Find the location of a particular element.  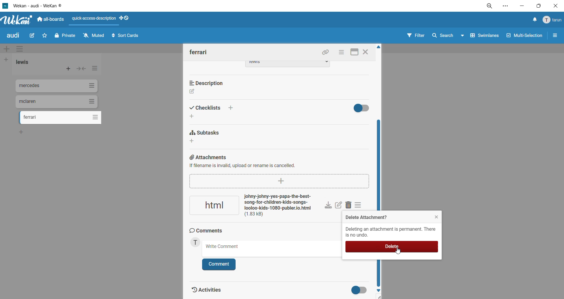

cards is located at coordinates (57, 87).